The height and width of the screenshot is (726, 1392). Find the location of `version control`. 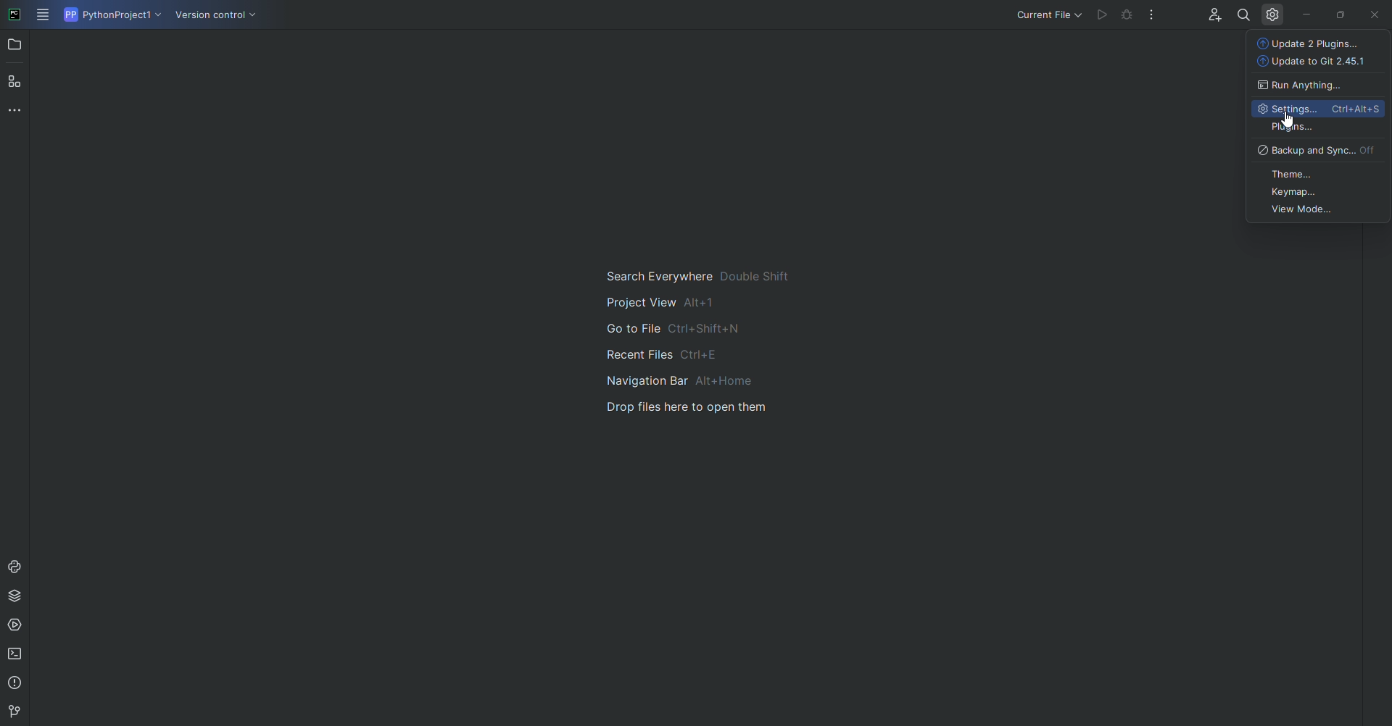

version control is located at coordinates (16, 709).